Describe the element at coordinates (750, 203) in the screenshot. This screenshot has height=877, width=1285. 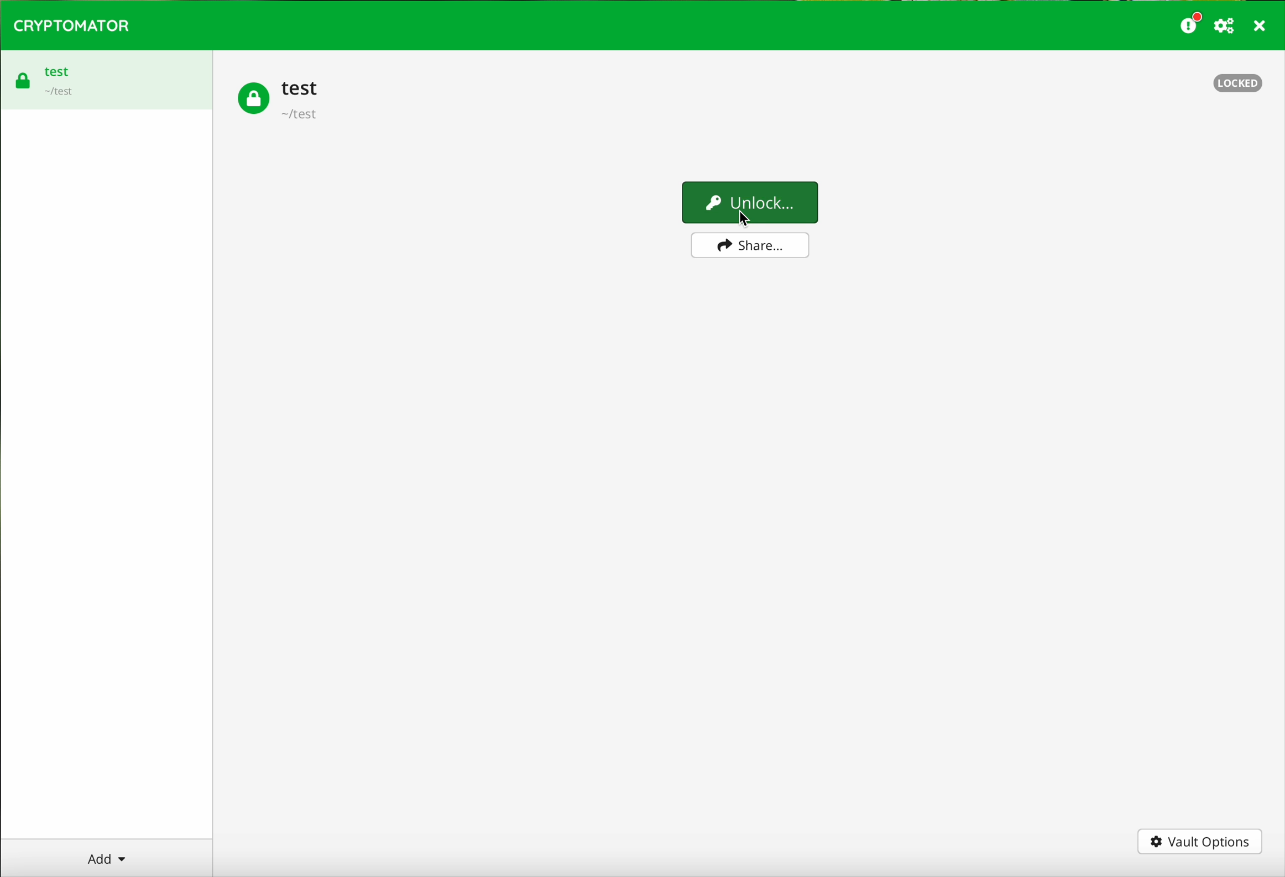
I see `Unlock` at that location.